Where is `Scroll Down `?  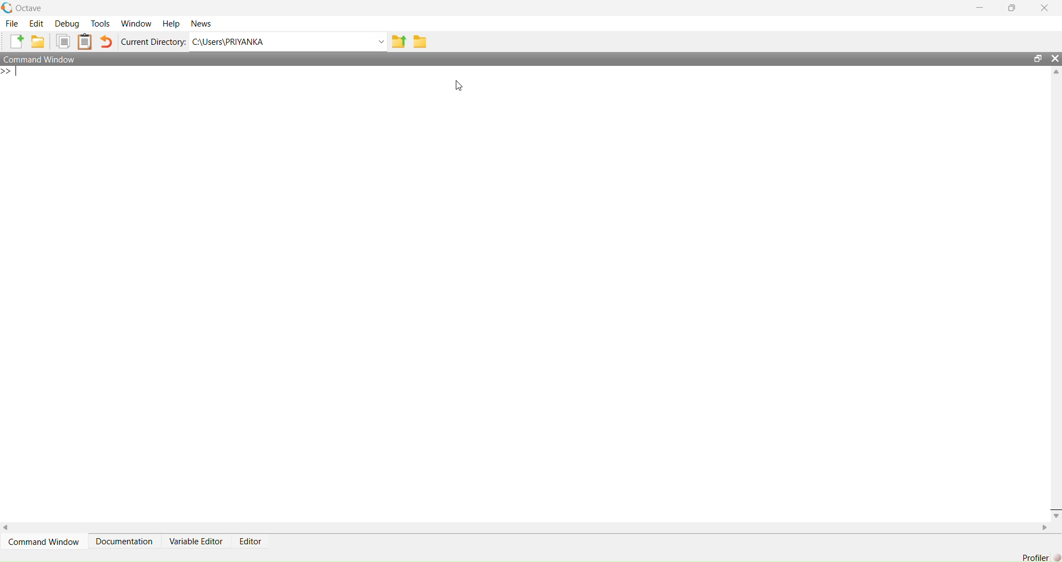 Scroll Down  is located at coordinates (1055, 515).